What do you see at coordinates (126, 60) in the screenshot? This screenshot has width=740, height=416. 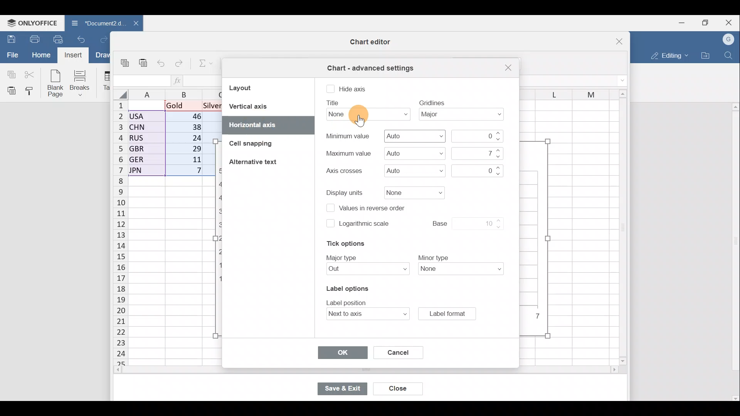 I see `Copy` at bounding box center [126, 60].